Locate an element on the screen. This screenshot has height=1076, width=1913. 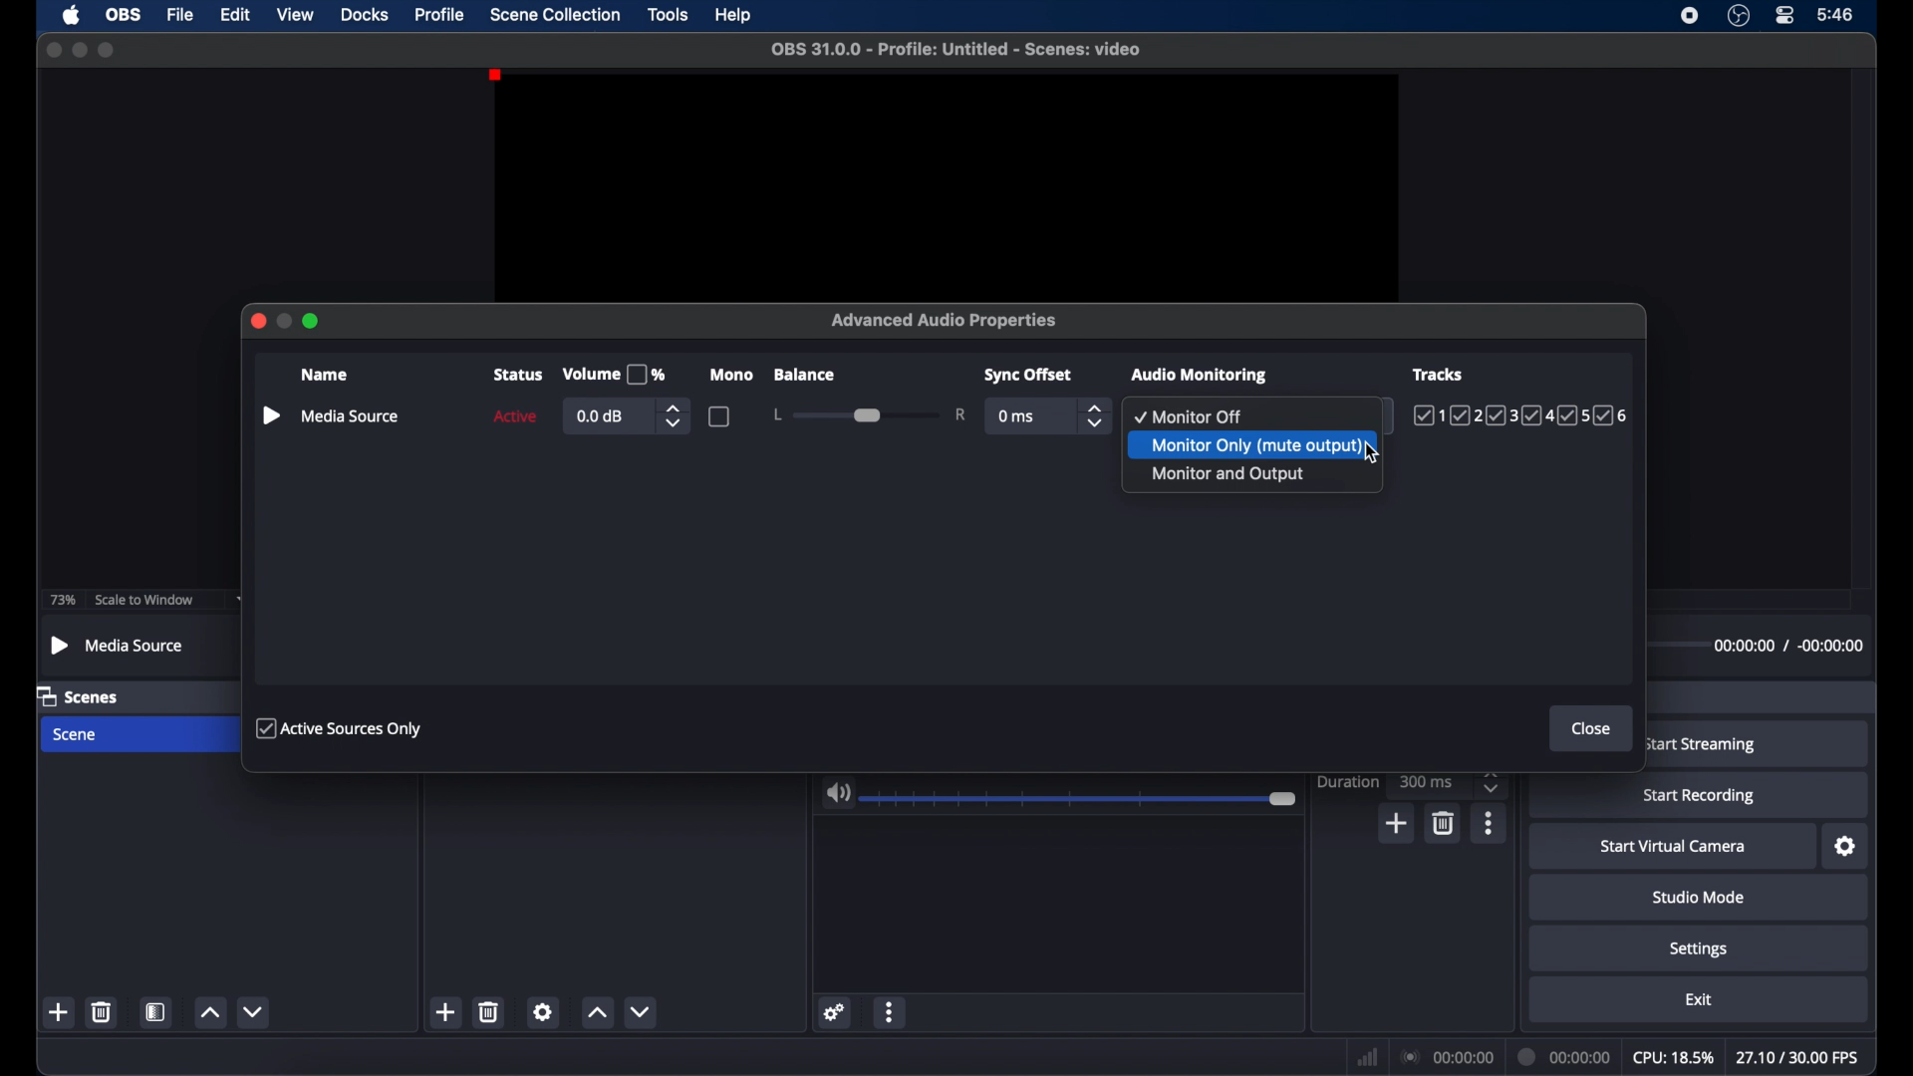
monitor off is located at coordinates (1191, 416).